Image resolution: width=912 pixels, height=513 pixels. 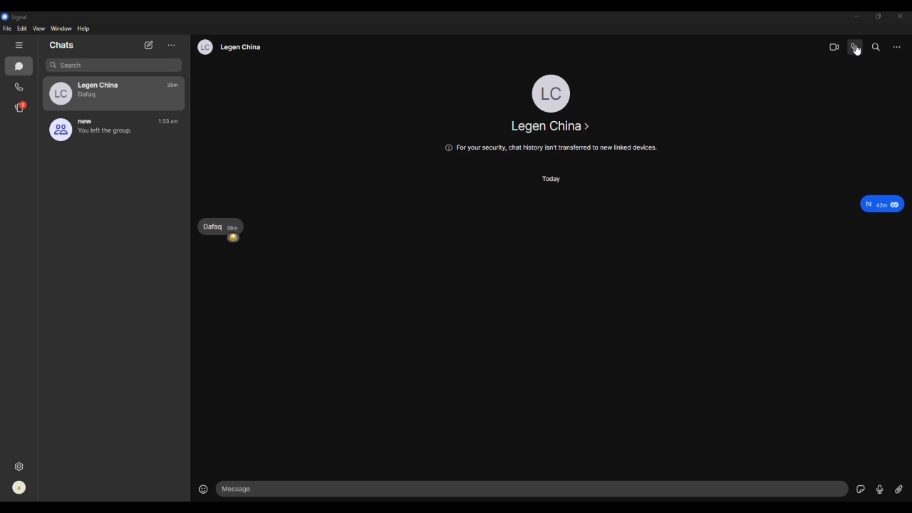 I want to click on 1:33 am, so click(x=170, y=120).